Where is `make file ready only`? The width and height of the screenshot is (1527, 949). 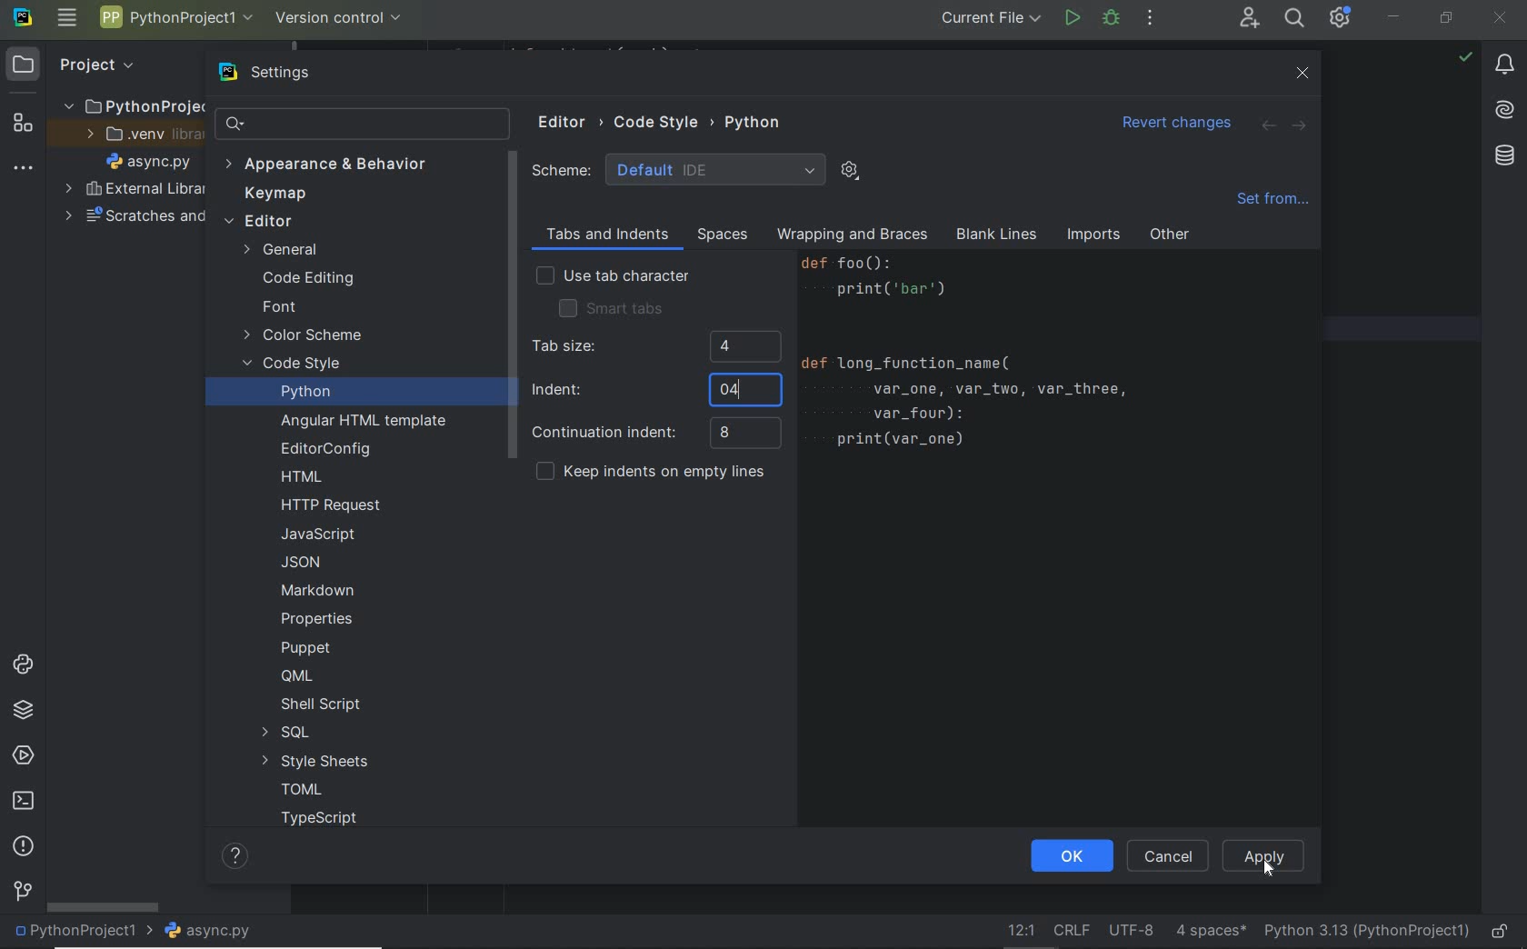
make file ready only is located at coordinates (1502, 933).